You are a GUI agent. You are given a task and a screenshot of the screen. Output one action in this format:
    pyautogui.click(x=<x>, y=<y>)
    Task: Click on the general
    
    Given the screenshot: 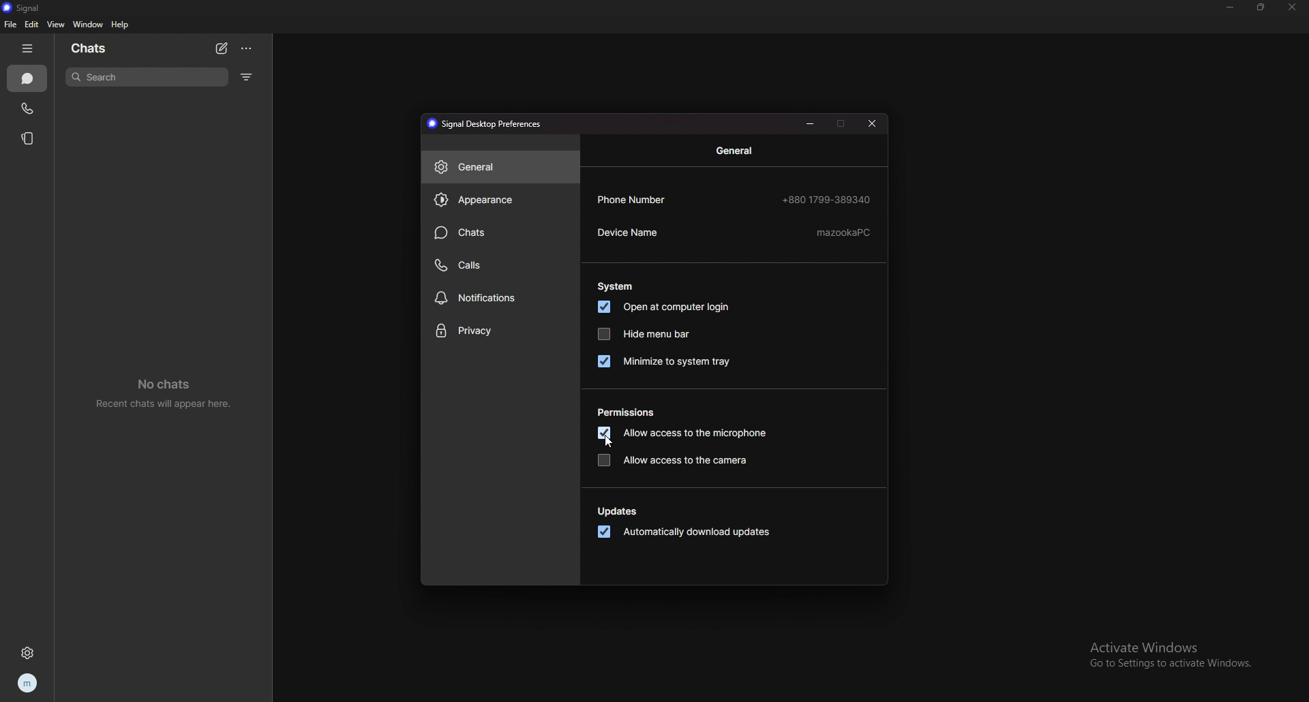 What is the action you would take?
    pyautogui.click(x=740, y=150)
    